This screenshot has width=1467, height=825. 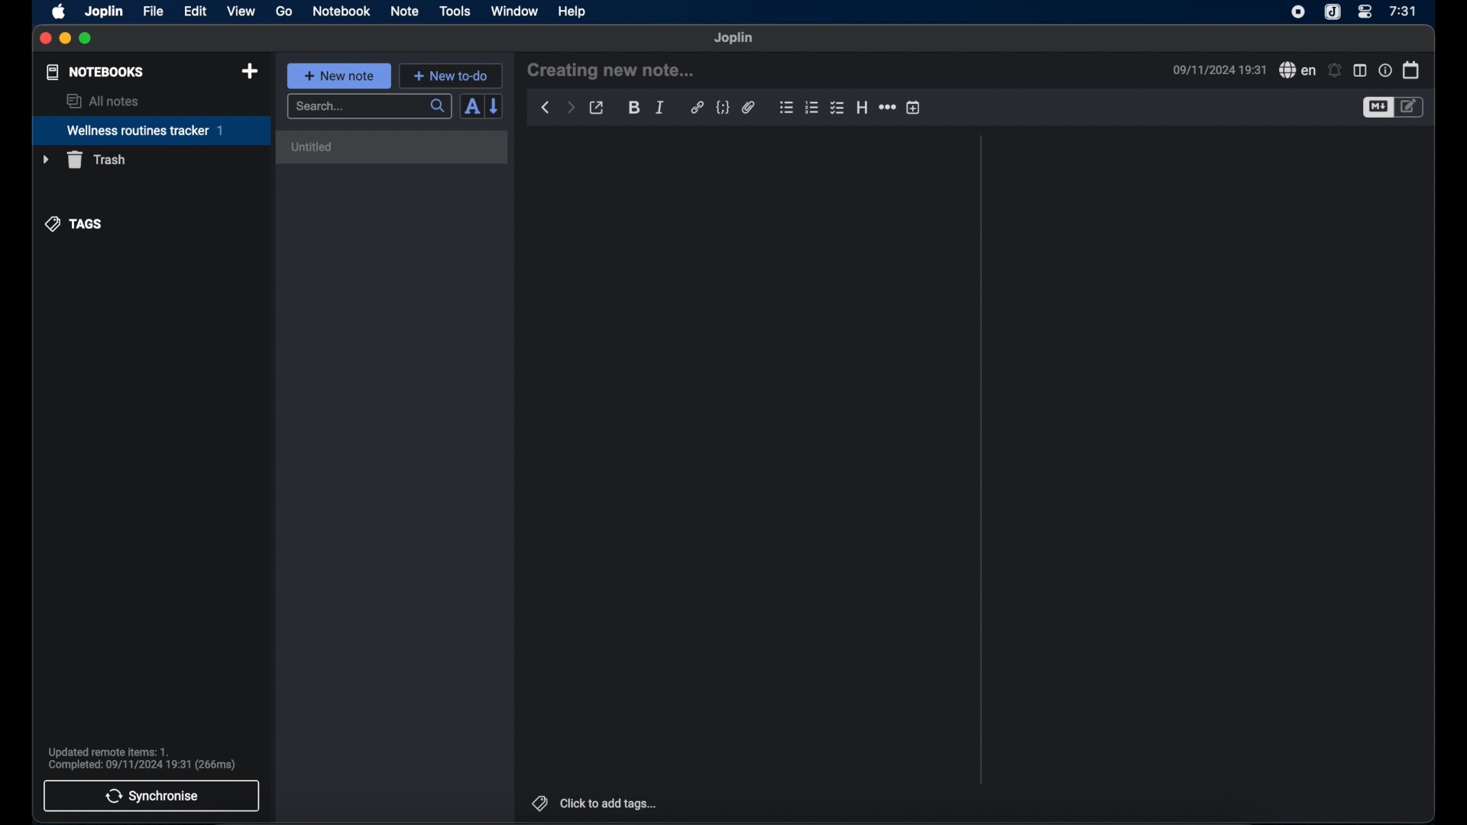 I want to click on back, so click(x=545, y=108).